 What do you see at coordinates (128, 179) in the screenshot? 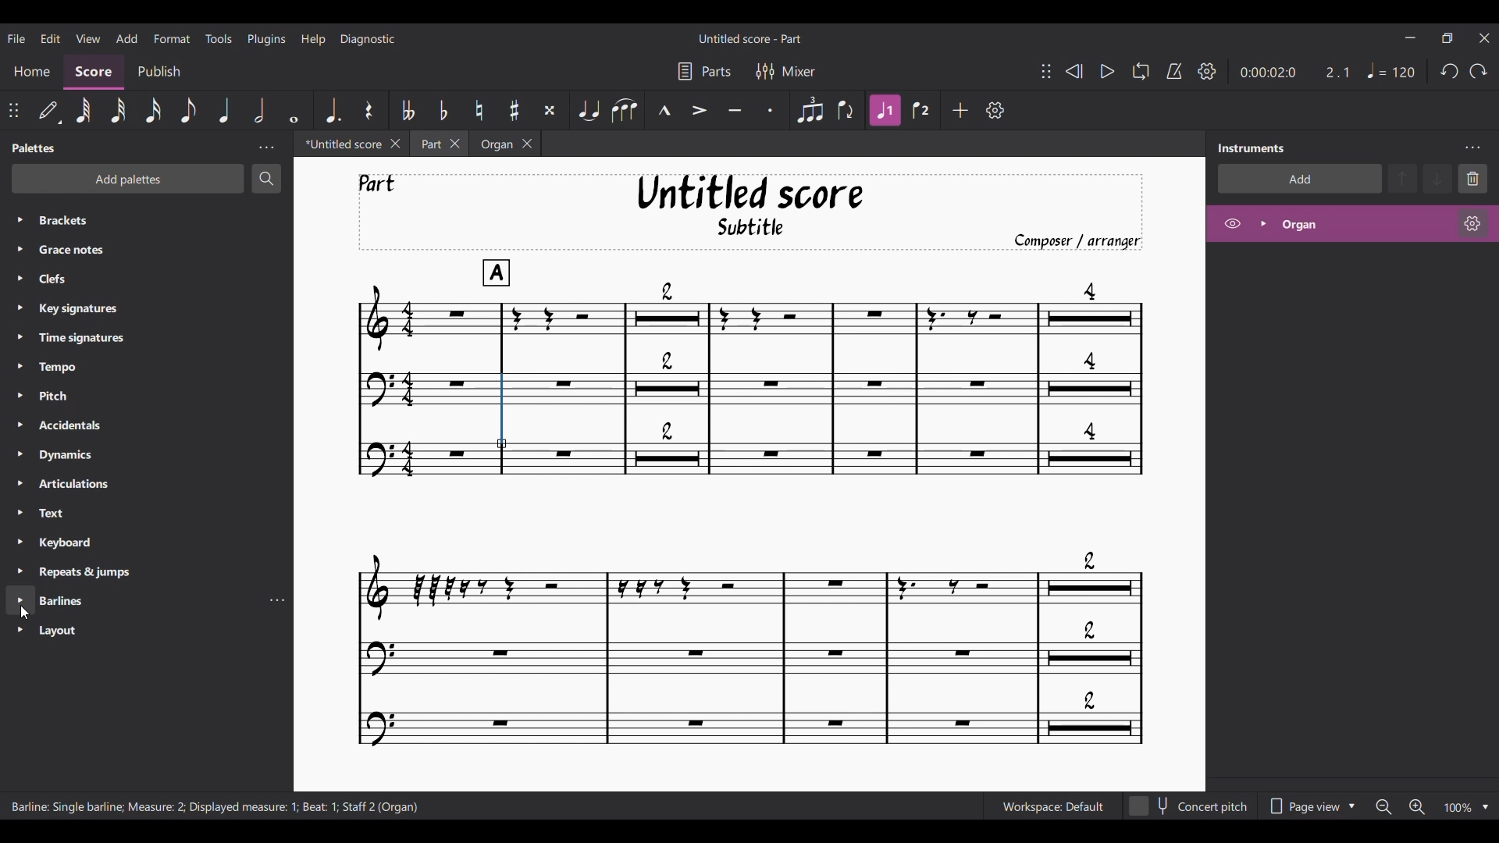
I see `Add palette` at bounding box center [128, 179].